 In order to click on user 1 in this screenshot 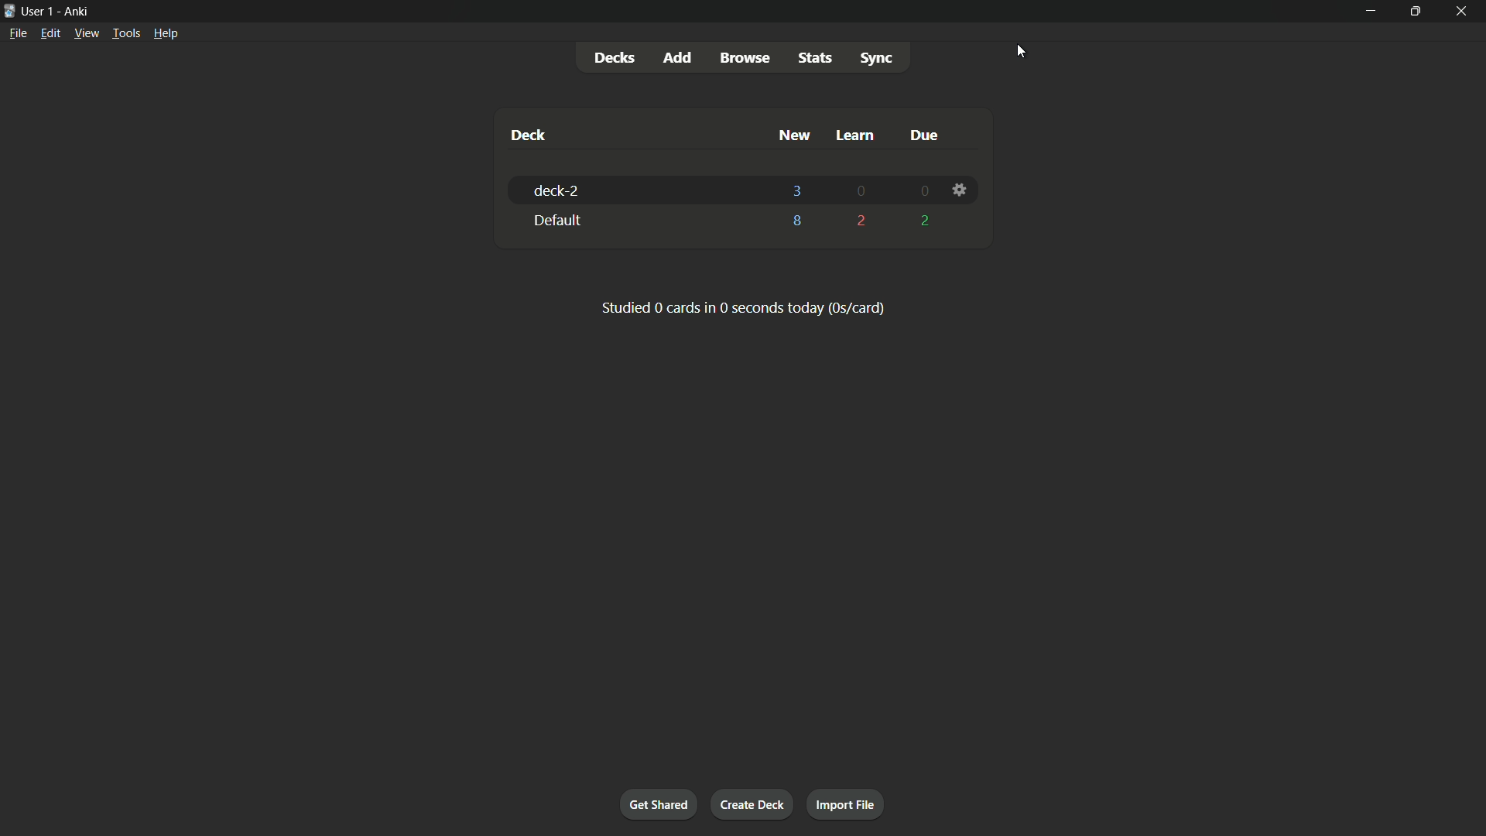, I will do `click(39, 12)`.